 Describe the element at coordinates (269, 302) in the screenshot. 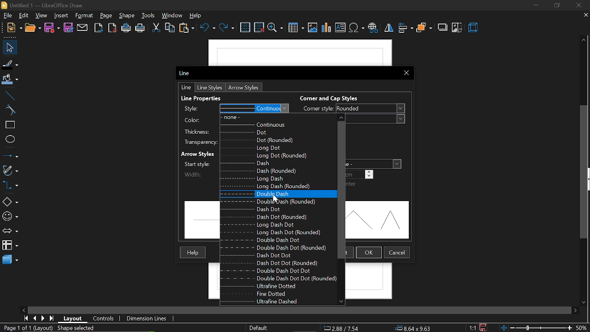

I see `Ultrafine dashed` at that location.